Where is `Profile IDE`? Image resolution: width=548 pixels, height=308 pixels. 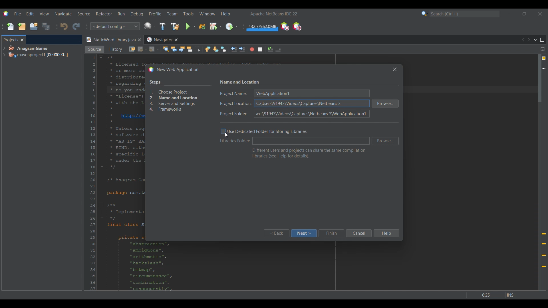 Profile IDE is located at coordinates (285, 27).